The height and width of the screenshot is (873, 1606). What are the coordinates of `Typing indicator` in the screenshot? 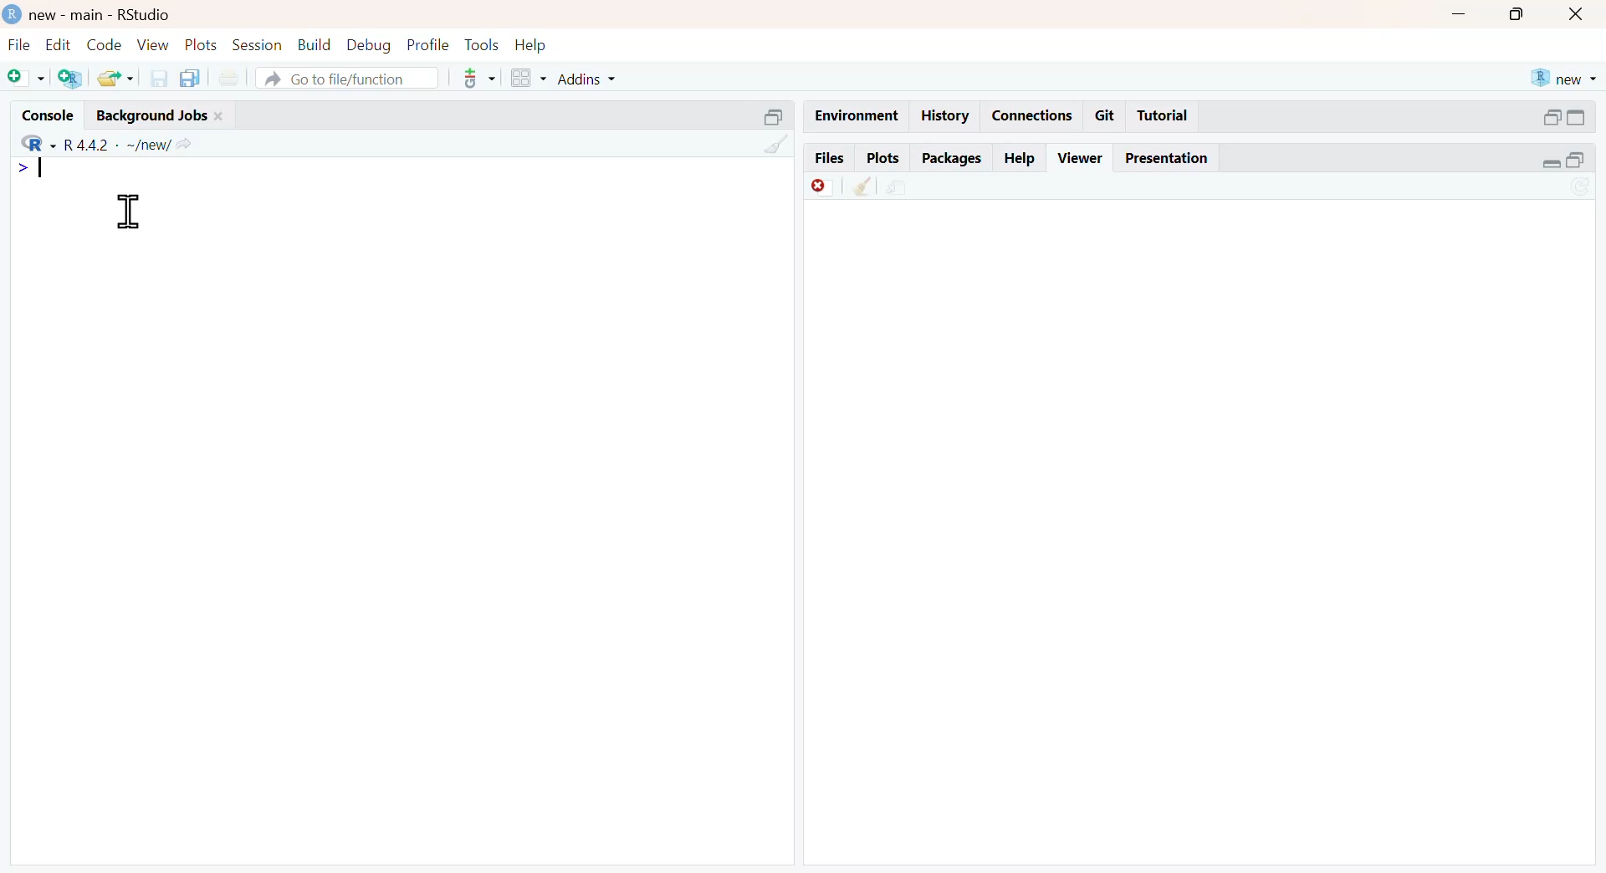 It's located at (40, 168).